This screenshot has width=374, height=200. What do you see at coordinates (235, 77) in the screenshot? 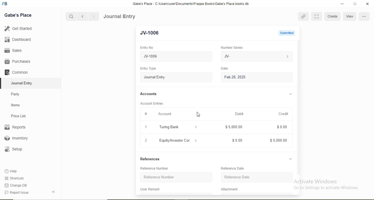
I see `Feb 28, 2025` at bounding box center [235, 77].